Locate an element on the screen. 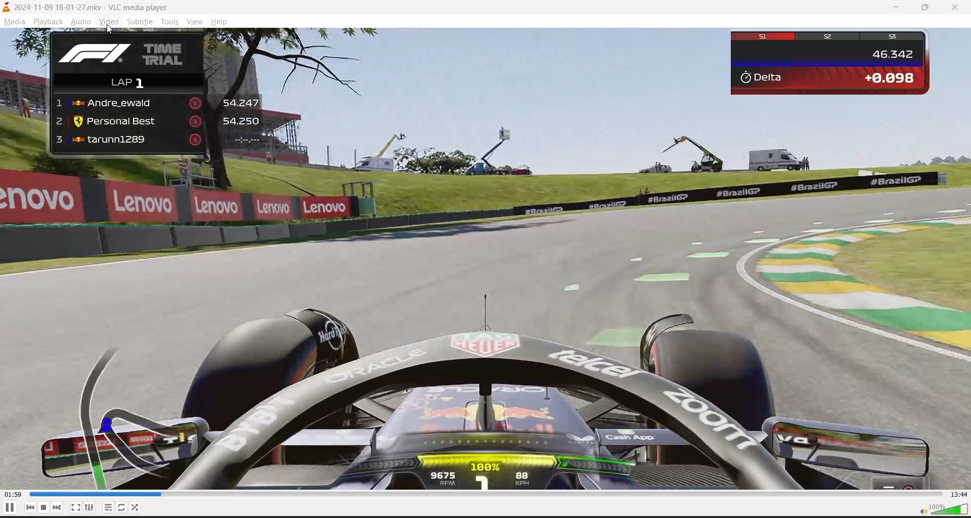 This screenshot has height=518, width=971. stop is located at coordinates (45, 507).